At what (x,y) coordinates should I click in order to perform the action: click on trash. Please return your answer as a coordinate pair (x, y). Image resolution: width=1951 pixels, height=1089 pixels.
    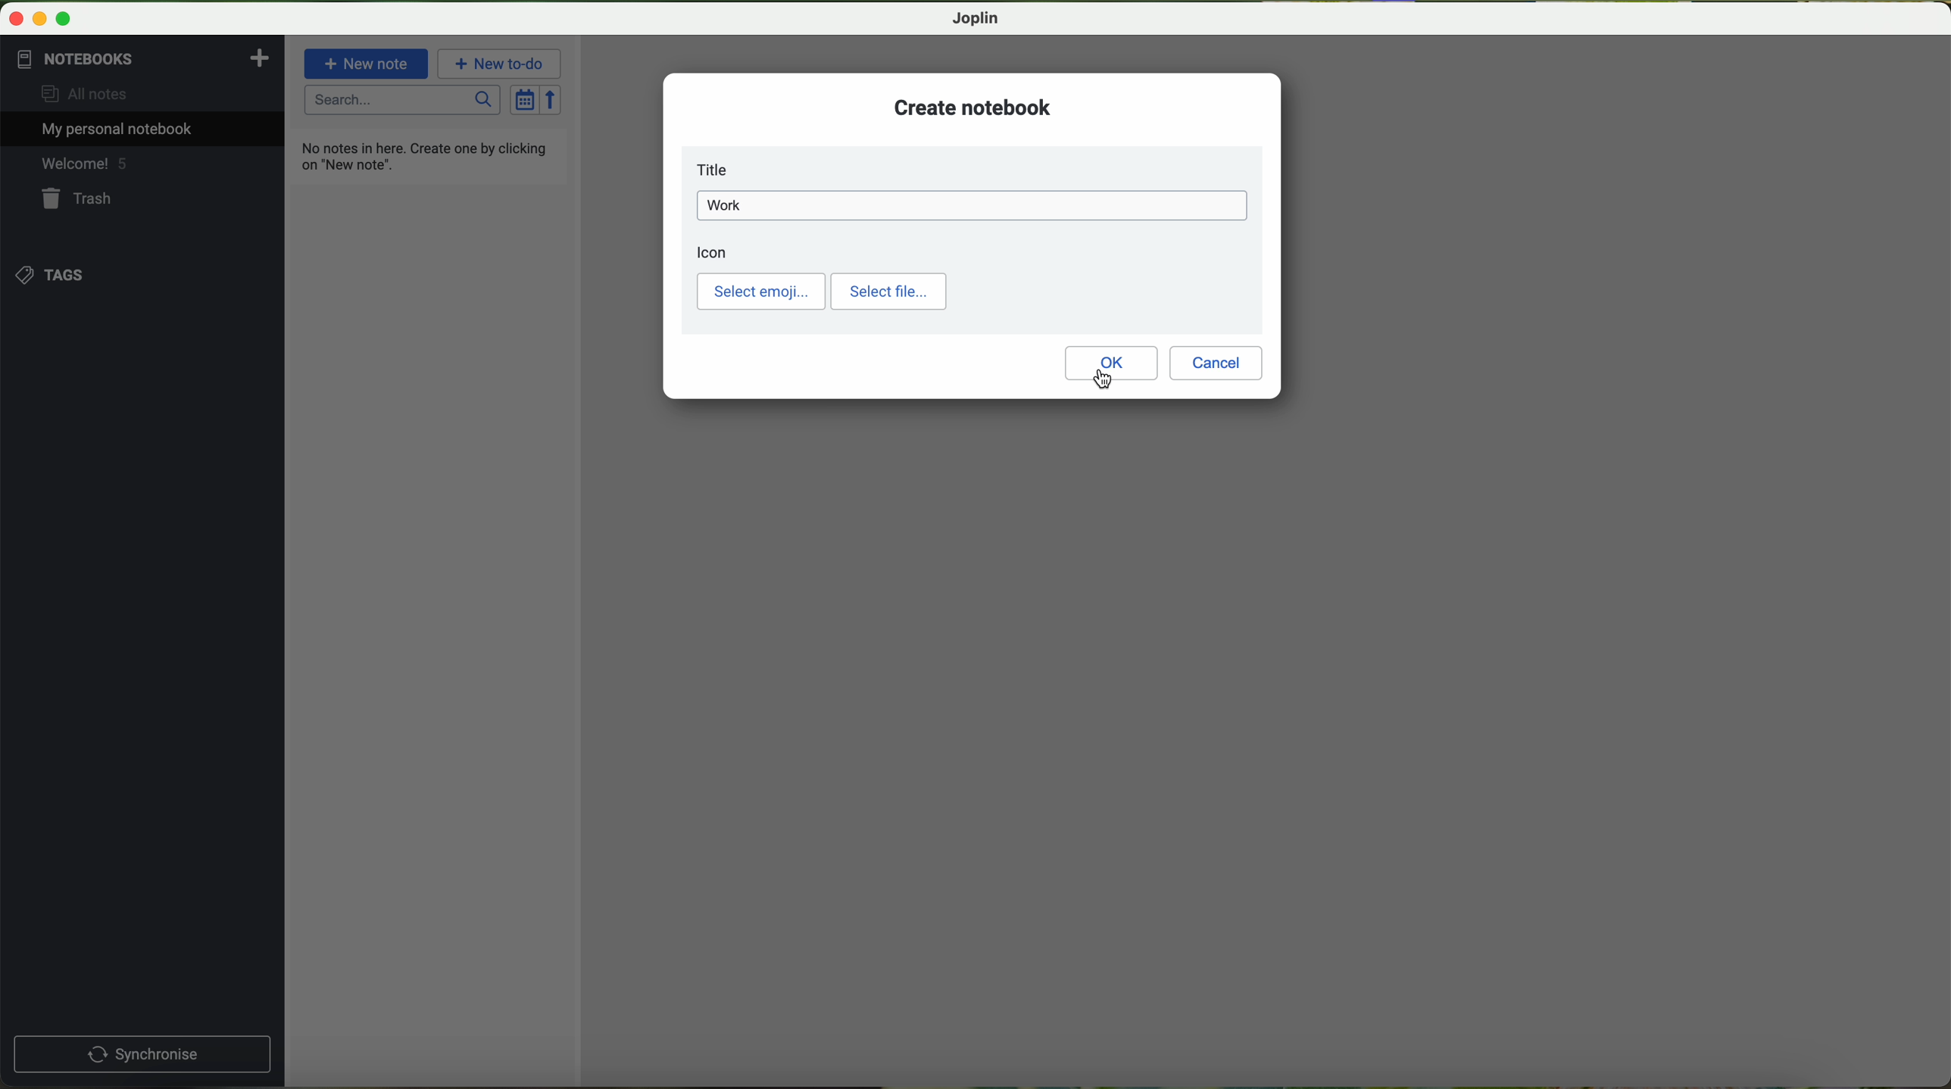
    Looking at the image, I should click on (78, 201).